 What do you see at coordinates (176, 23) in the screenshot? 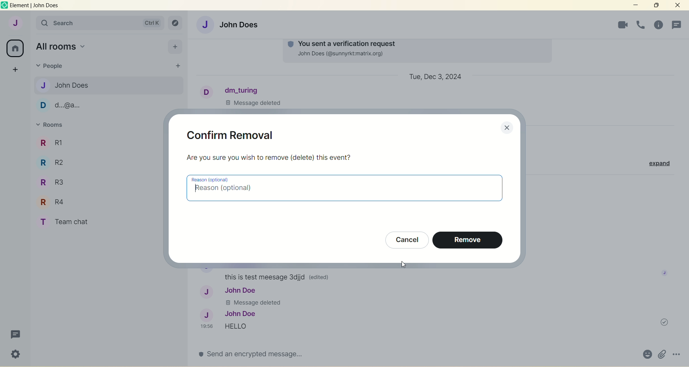
I see `explore rooms` at bounding box center [176, 23].